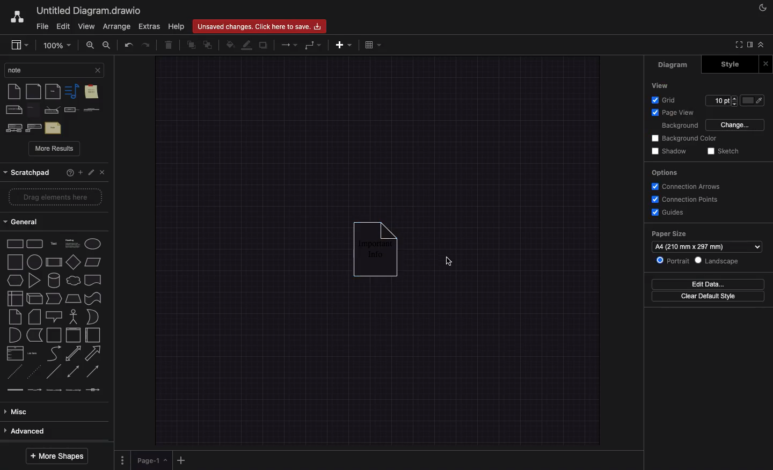 The width and height of the screenshot is (773, 470). Describe the element at coordinates (74, 261) in the screenshot. I see `parallelogram` at that location.